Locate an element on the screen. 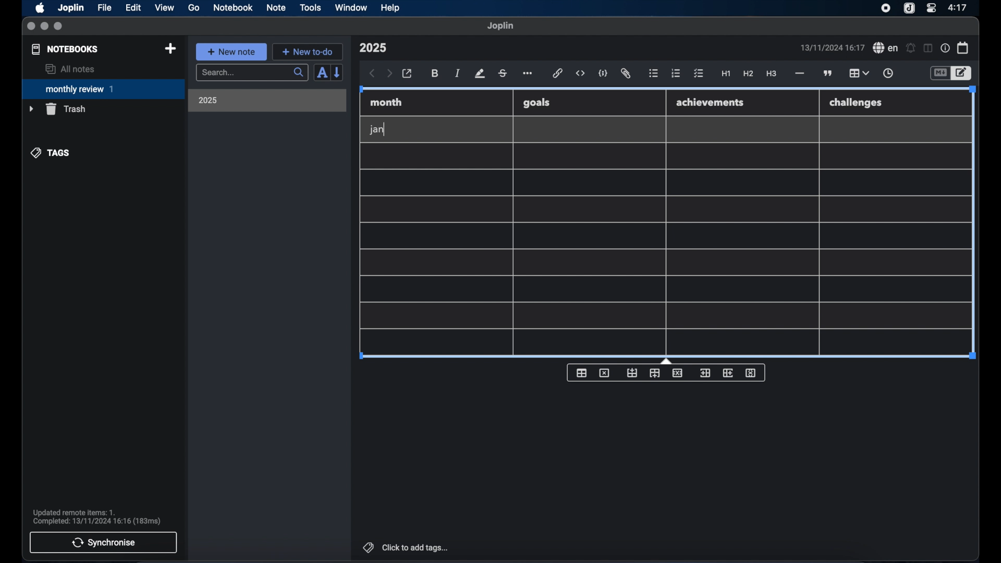  note properties is located at coordinates (945, 48).